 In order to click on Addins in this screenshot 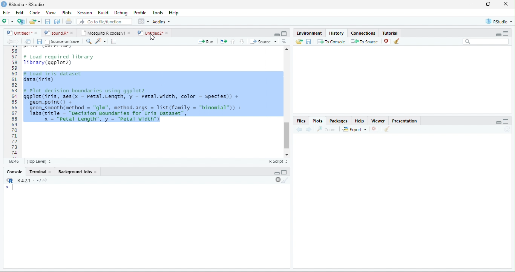, I will do `click(161, 22)`.